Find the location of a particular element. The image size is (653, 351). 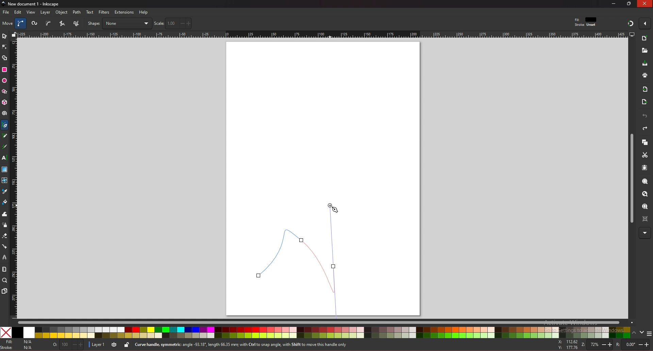

ellipse is located at coordinates (4, 81).